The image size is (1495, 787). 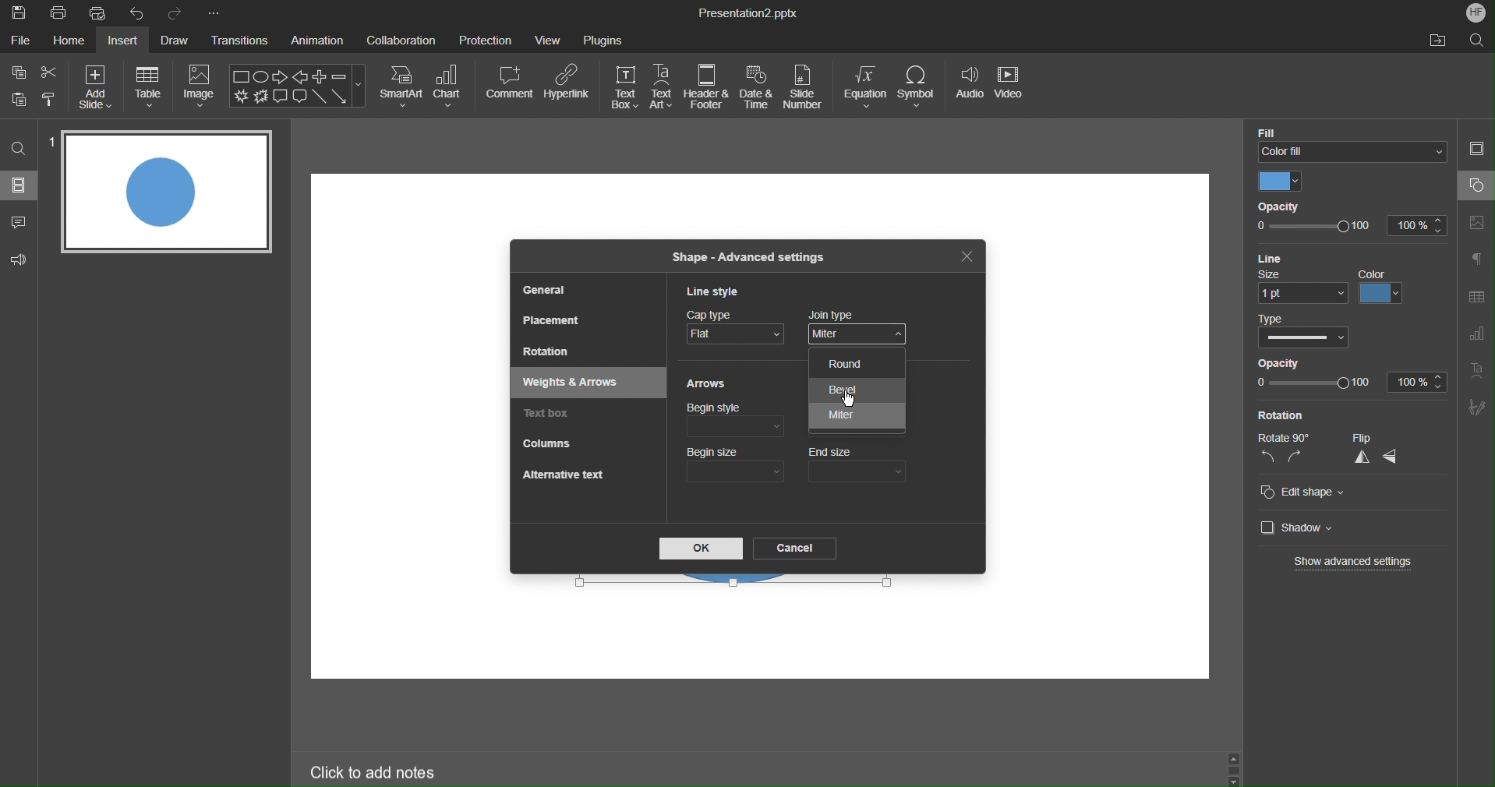 I want to click on Table Settings, so click(x=1476, y=297).